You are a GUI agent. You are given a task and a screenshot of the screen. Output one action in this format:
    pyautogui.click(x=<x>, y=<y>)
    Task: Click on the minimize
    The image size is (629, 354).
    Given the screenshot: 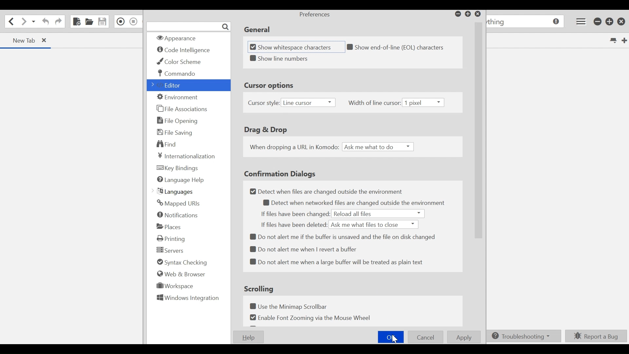 What is the action you would take?
    pyautogui.click(x=598, y=22)
    